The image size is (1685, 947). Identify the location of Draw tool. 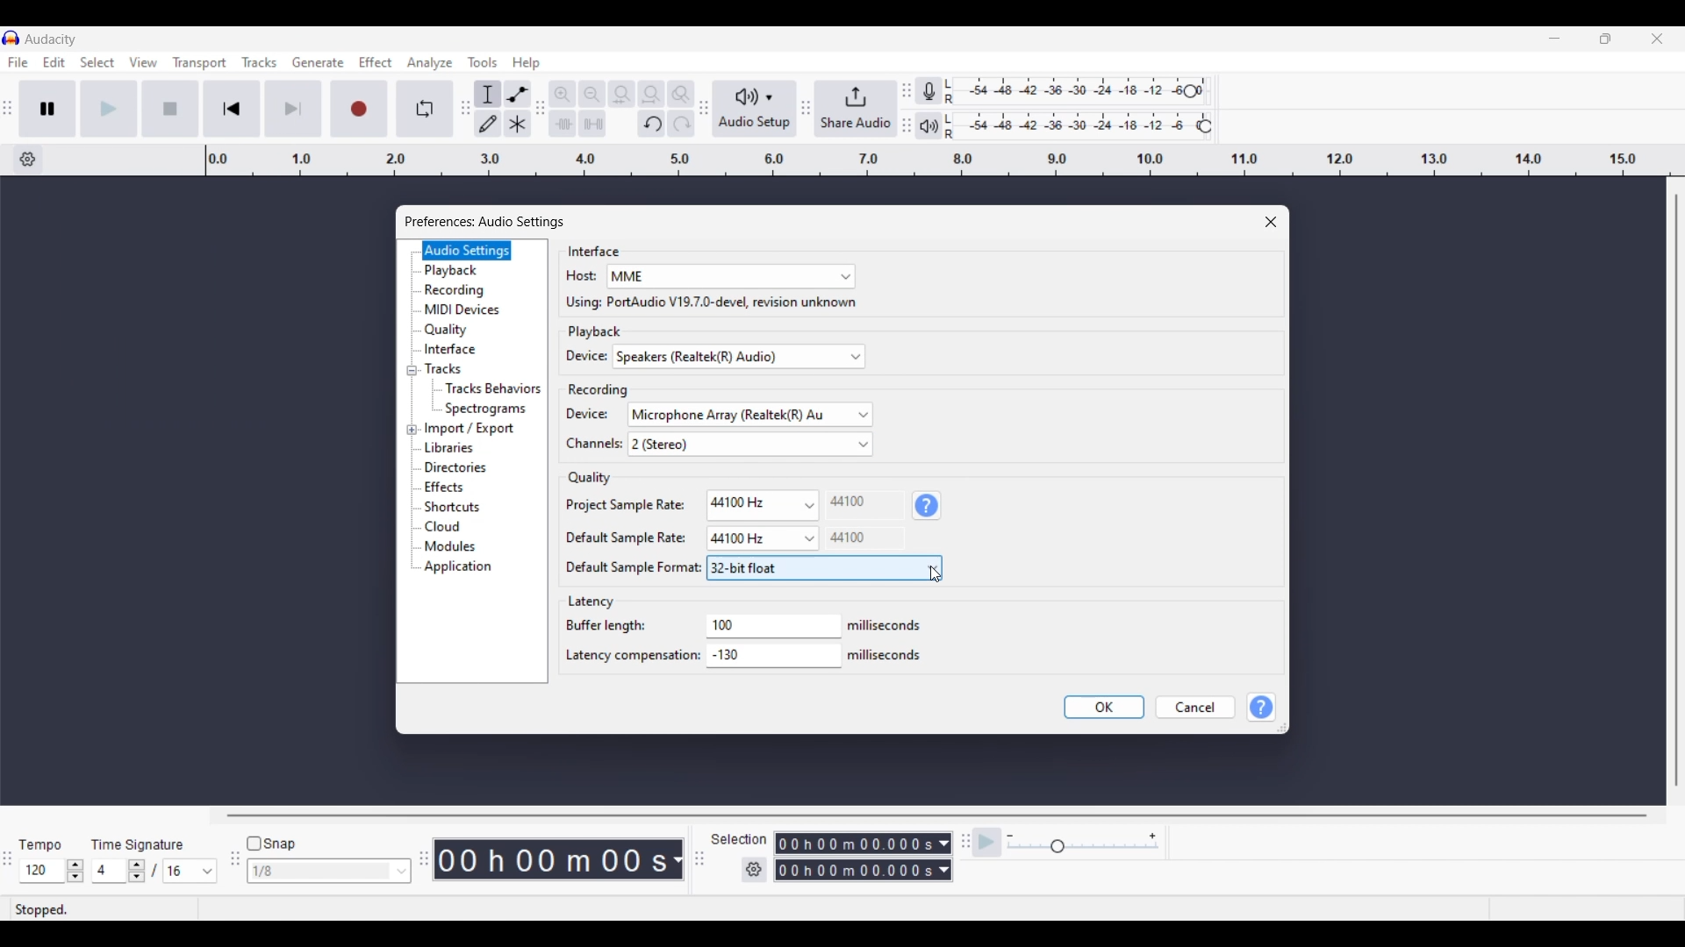
(489, 124).